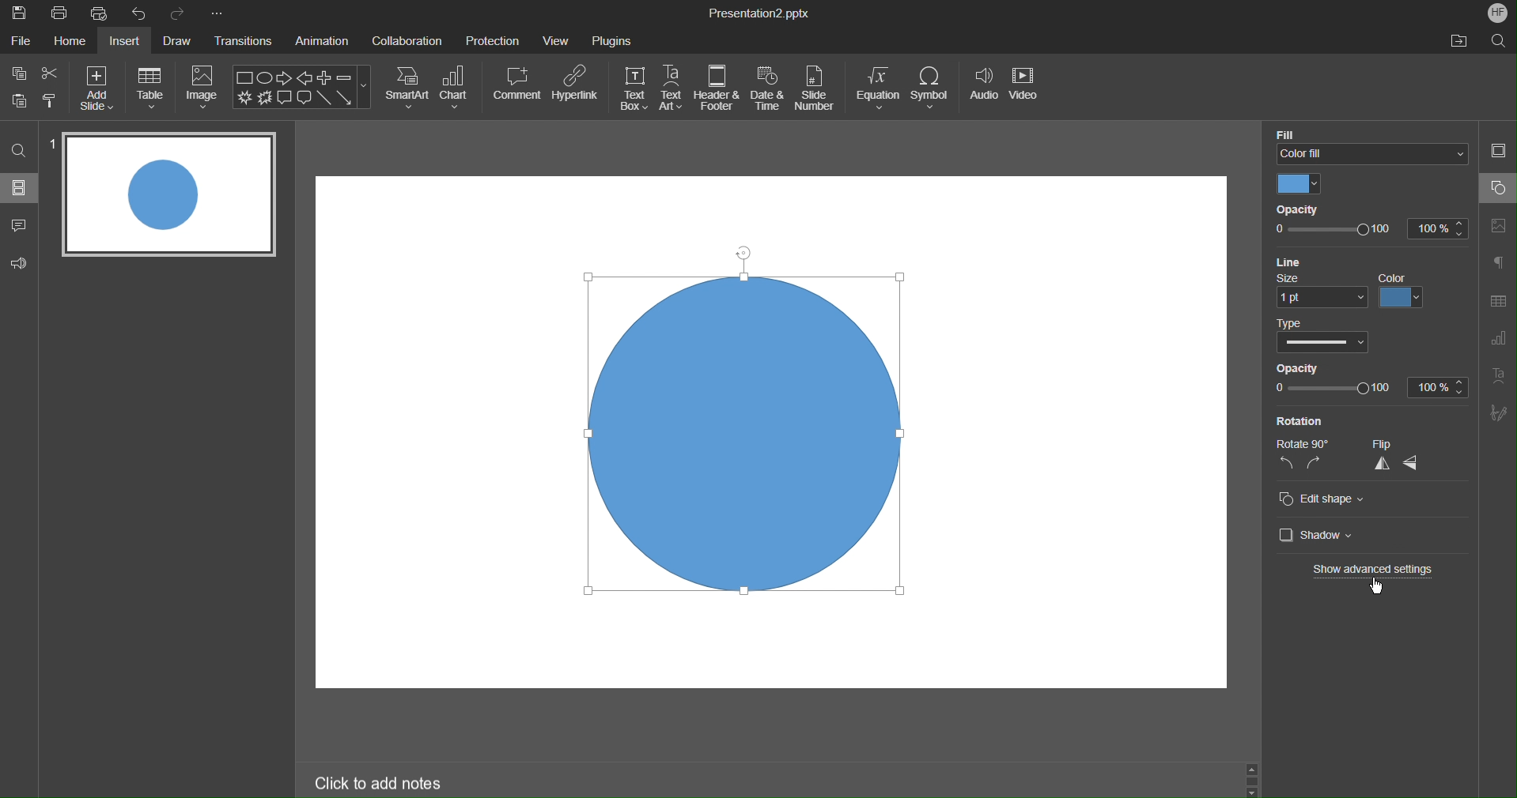  What do you see at coordinates (893, 657) in the screenshot?
I see `workspace` at bounding box center [893, 657].